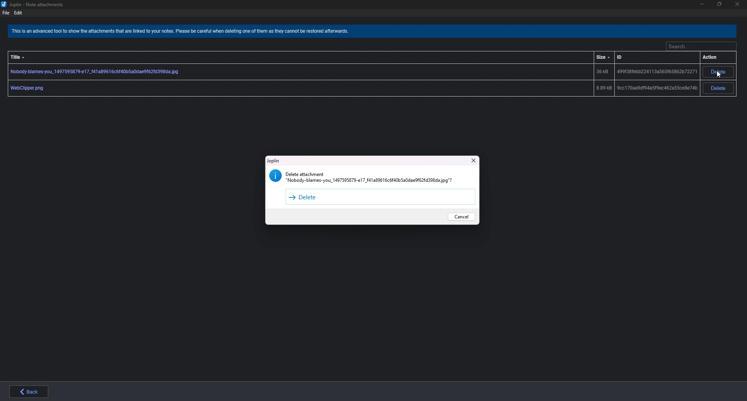  I want to click on Delete, so click(719, 72).